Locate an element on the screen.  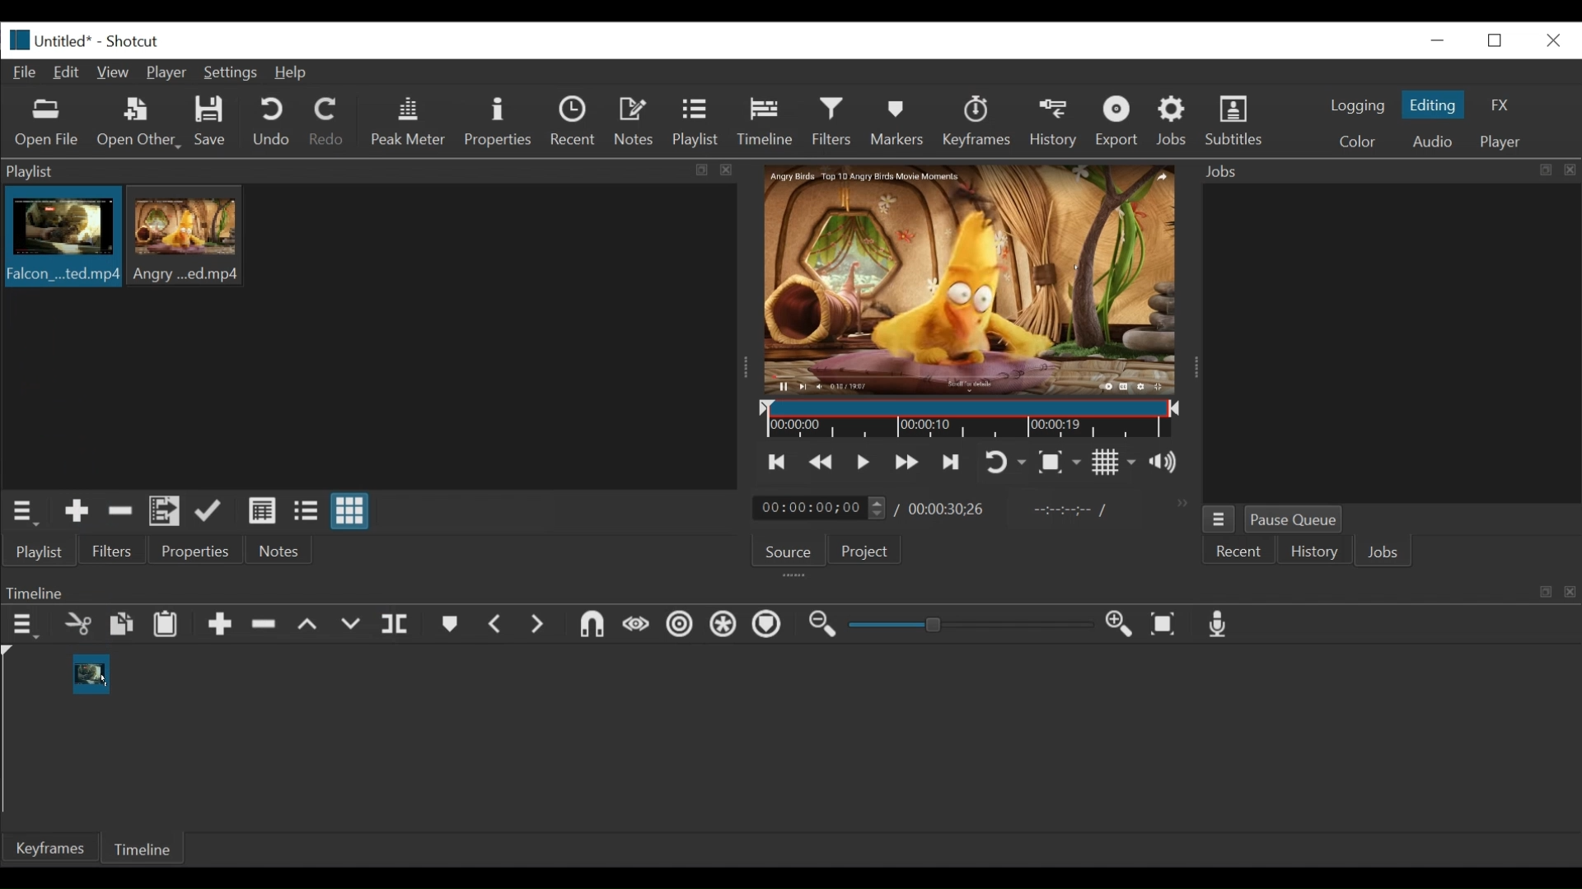
current duration is located at coordinates (821, 509).